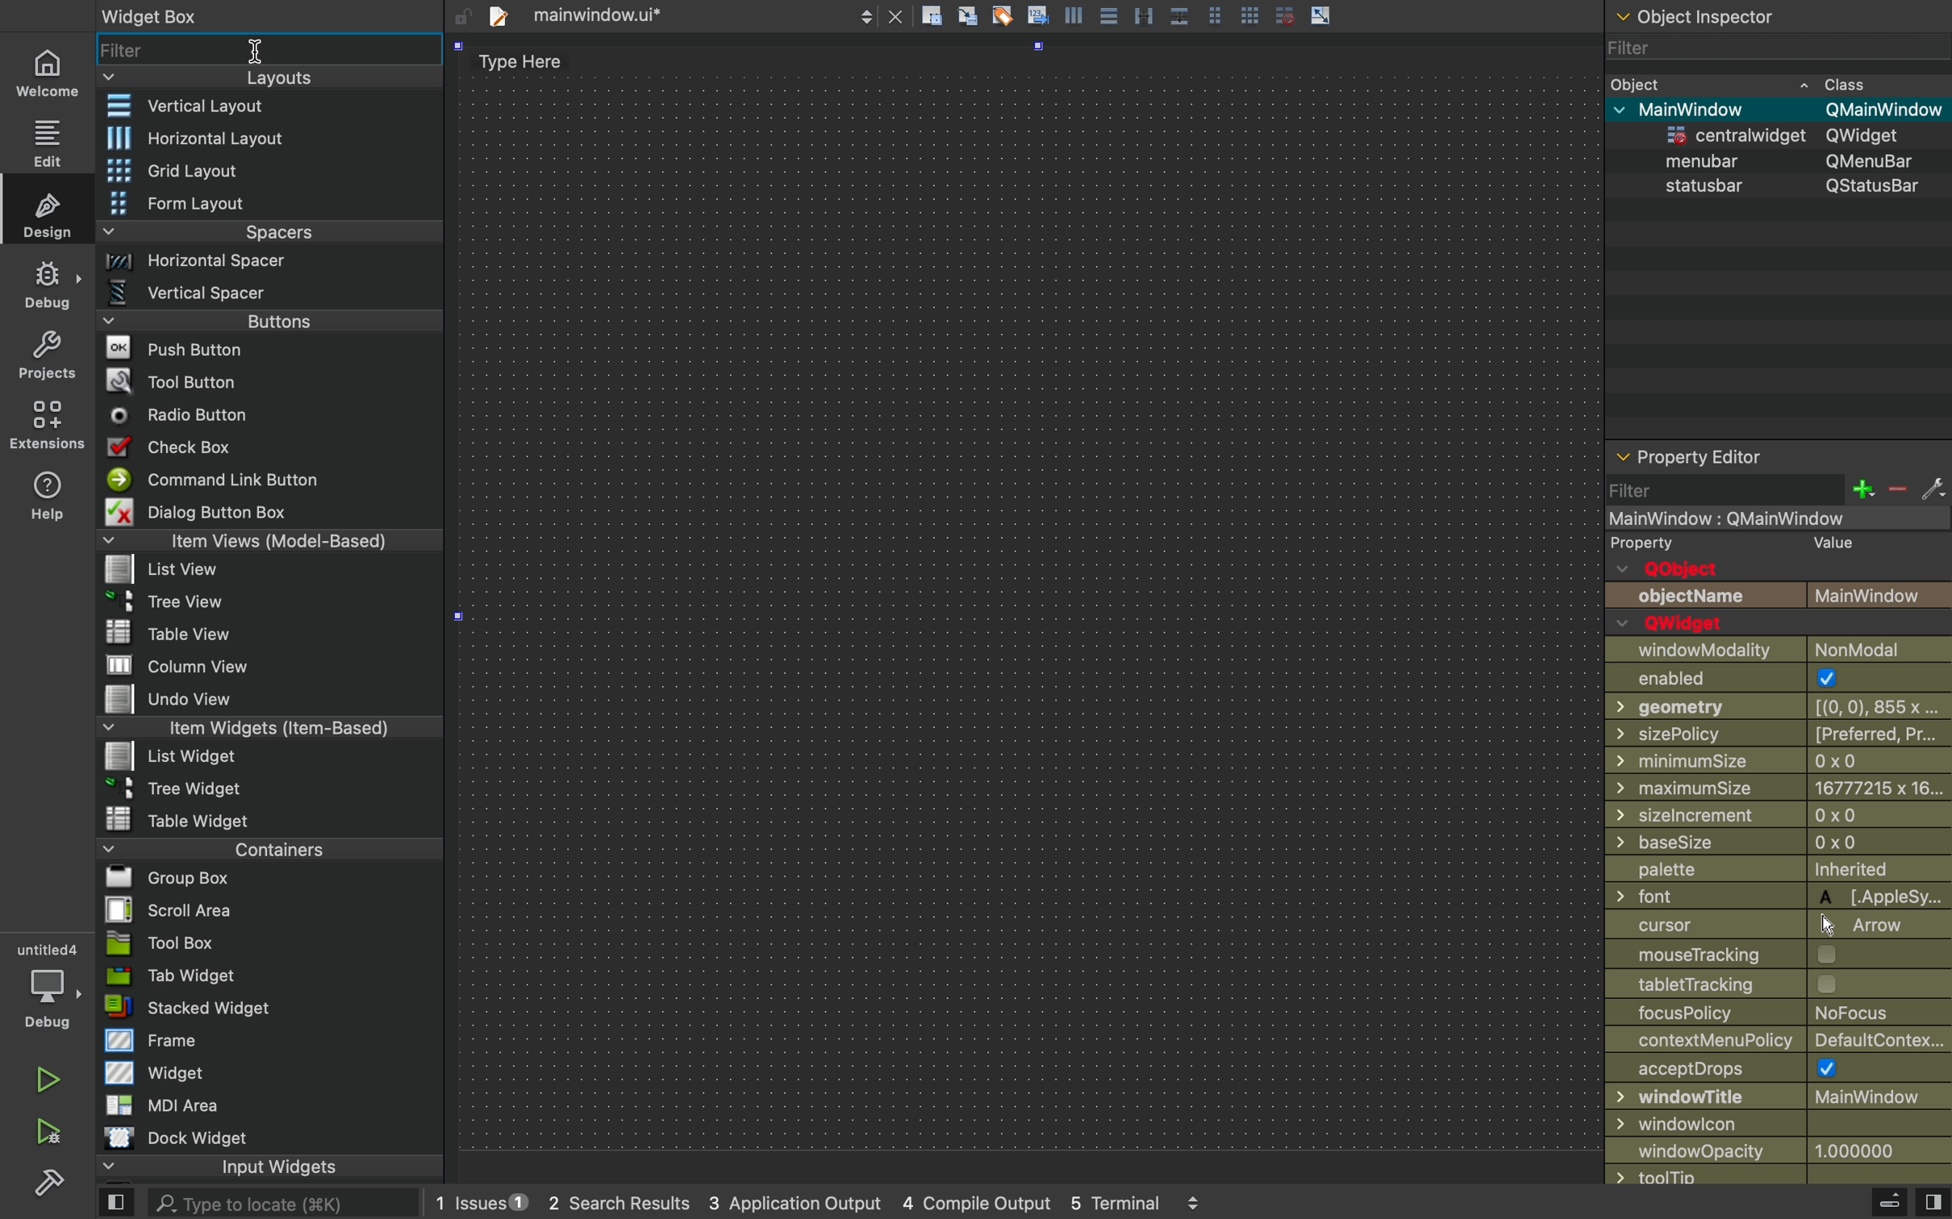  Describe the element at coordinates (261, 1168) in the screenshot. I see `input widget` at that location.